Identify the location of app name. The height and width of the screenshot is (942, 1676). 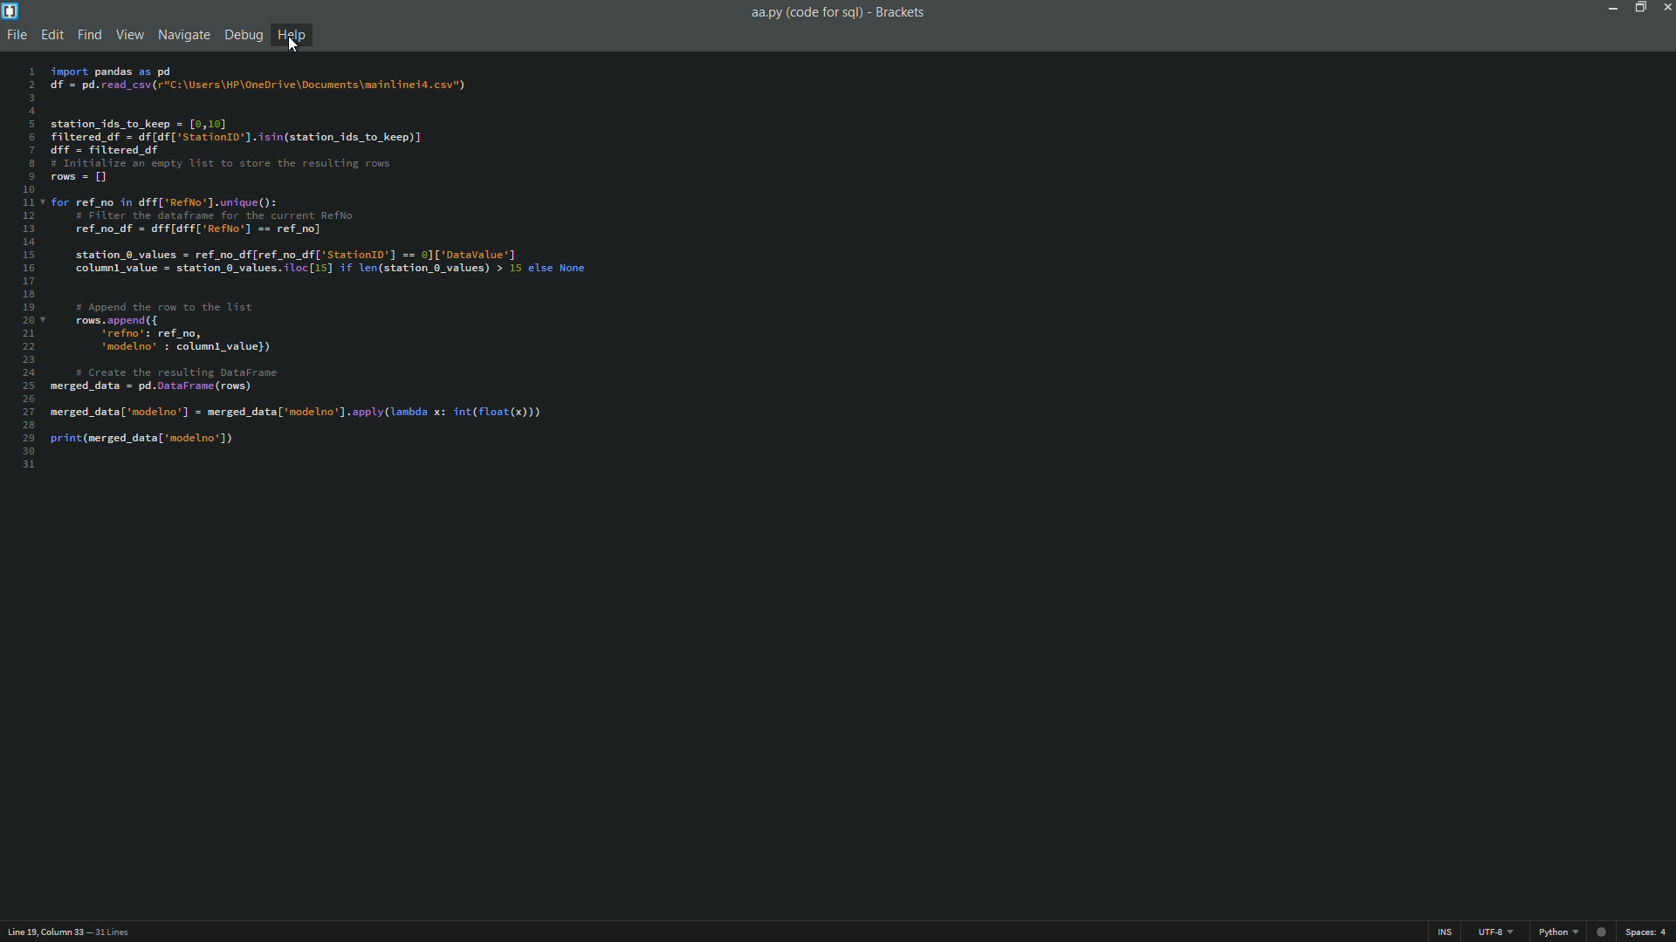
(902, 12).